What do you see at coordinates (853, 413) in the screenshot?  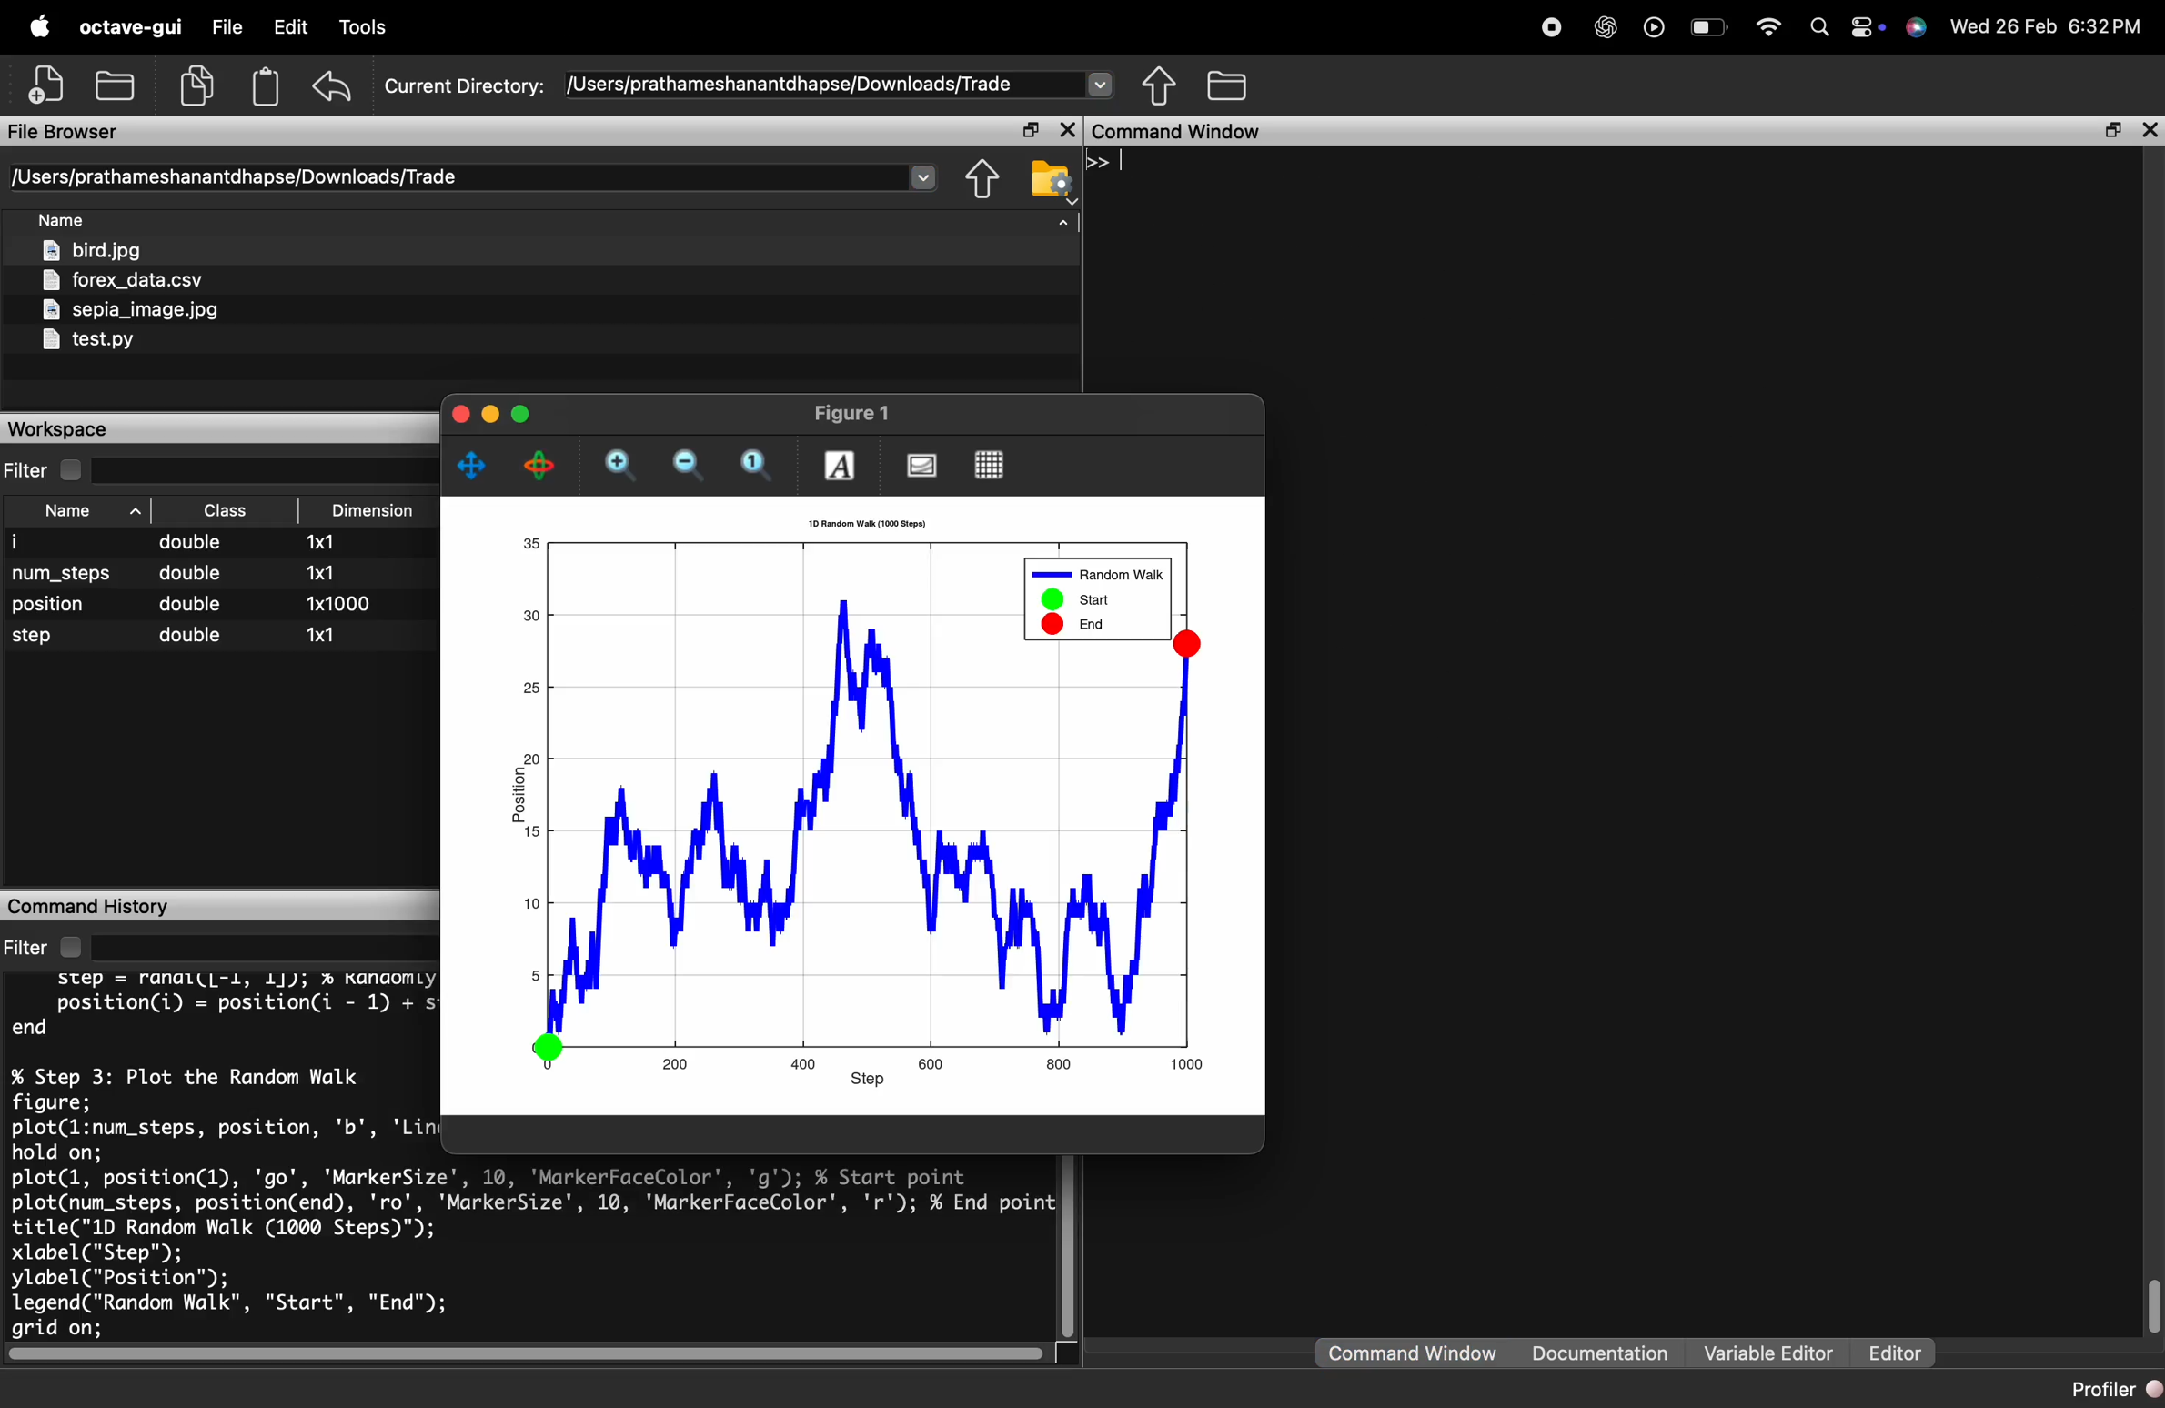 I see `figure 1` at bounding box center [853, 413].